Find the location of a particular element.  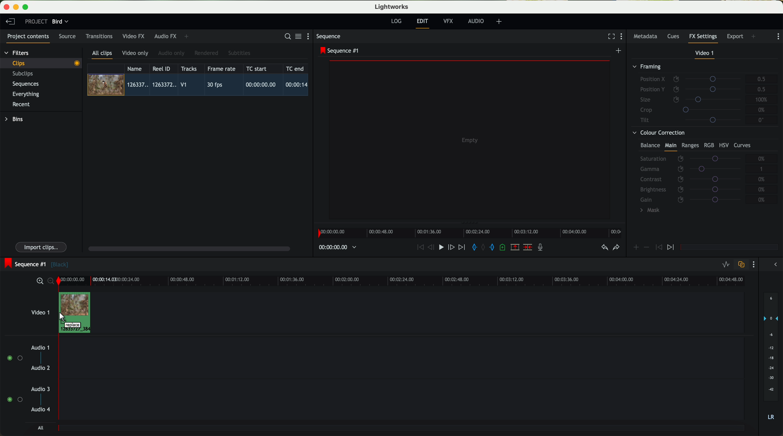

0° is located at coordinates (761, 120).